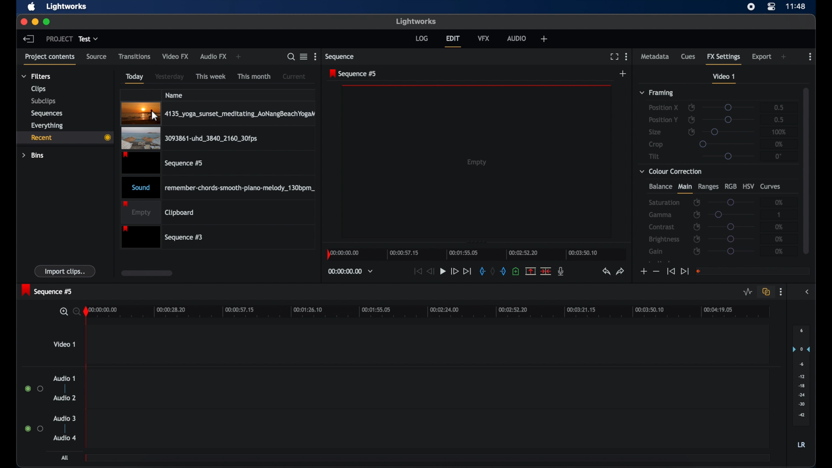  Describe the element at coordinates (779, 132) in the screenshot. I see `100%` at that location.